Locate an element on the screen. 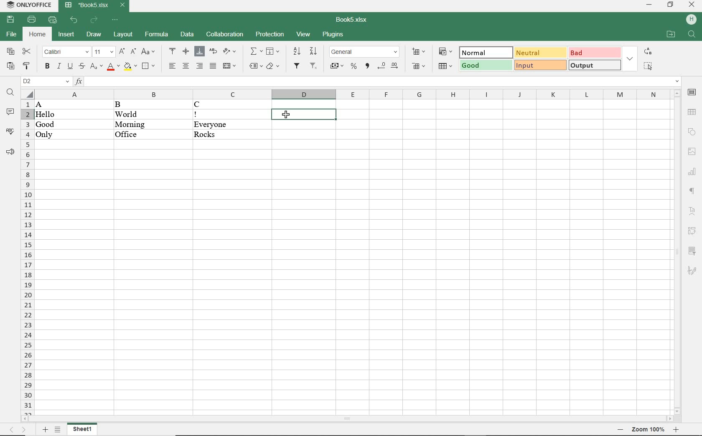 The width and height of the screenshot is (702, 436). ORIENTATION is located at coordinates (229, 52).